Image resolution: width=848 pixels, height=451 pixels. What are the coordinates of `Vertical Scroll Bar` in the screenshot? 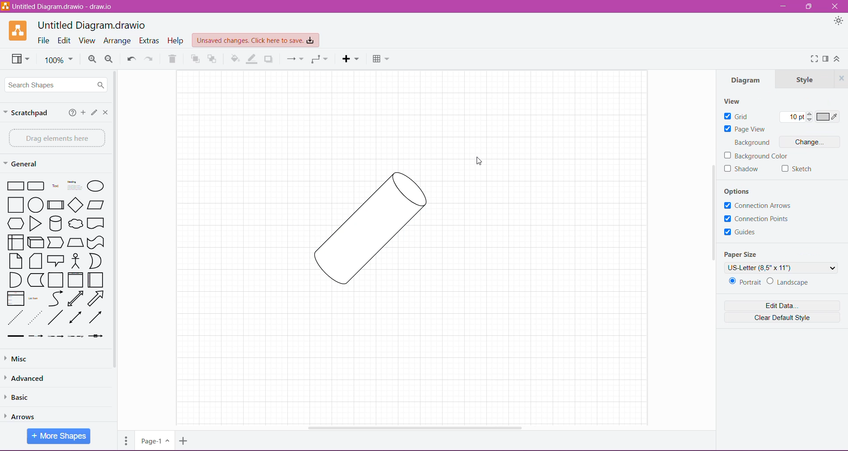 It's located at (712, 211).